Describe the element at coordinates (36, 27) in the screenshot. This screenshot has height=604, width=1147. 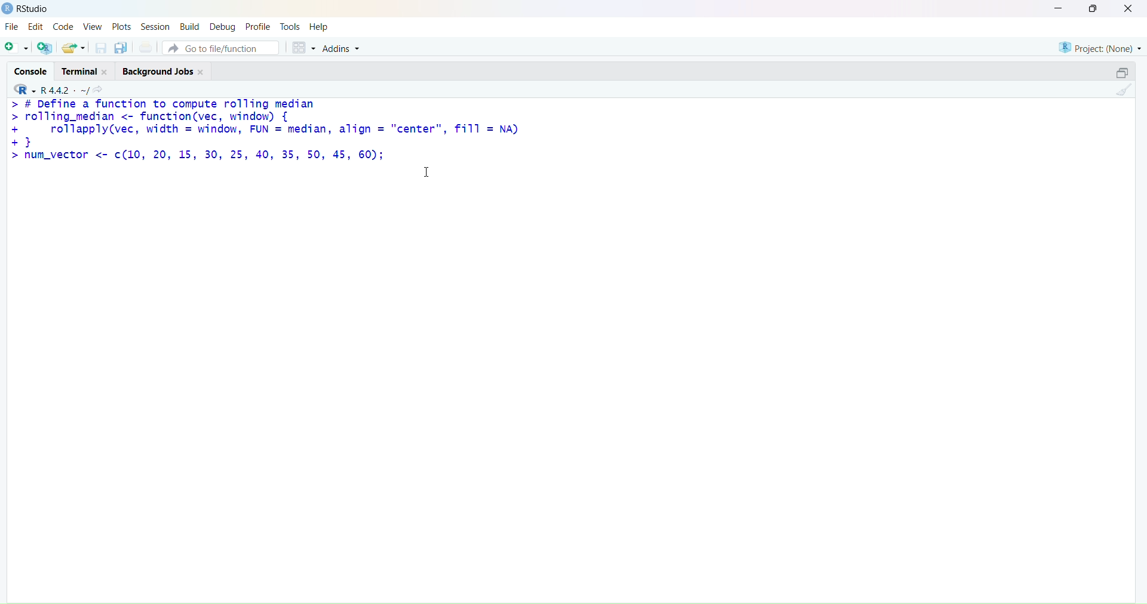
I see `edit` at that location.